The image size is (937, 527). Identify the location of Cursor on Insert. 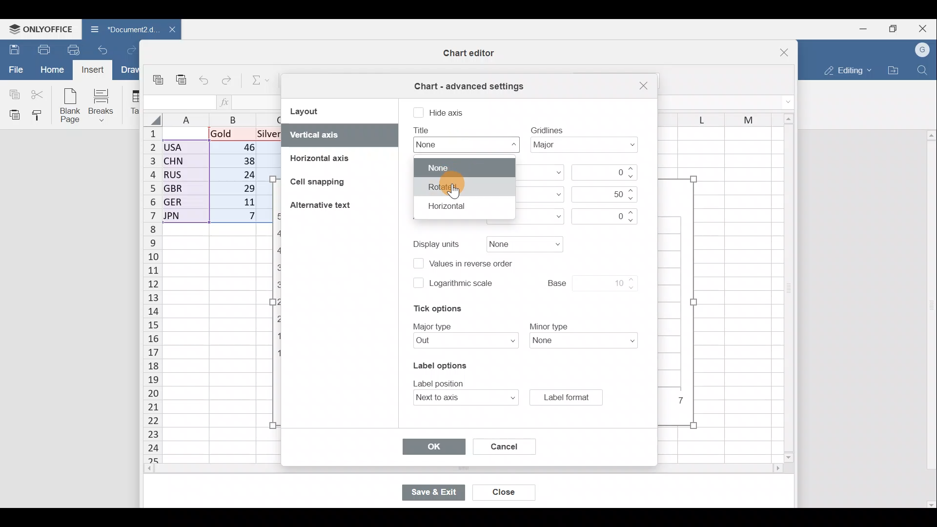
(95, 71).